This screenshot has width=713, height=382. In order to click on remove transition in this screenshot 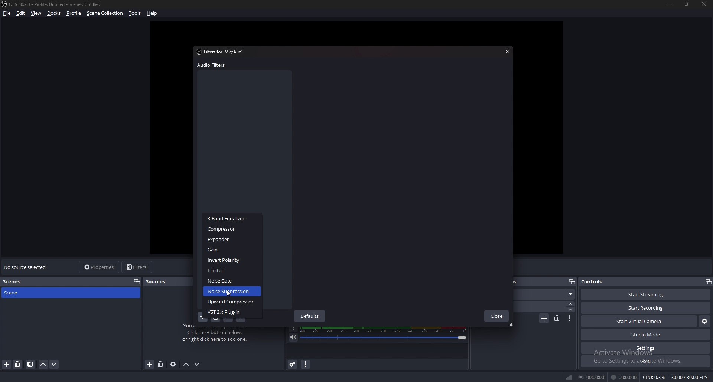, I will do `click(557, 319)`.